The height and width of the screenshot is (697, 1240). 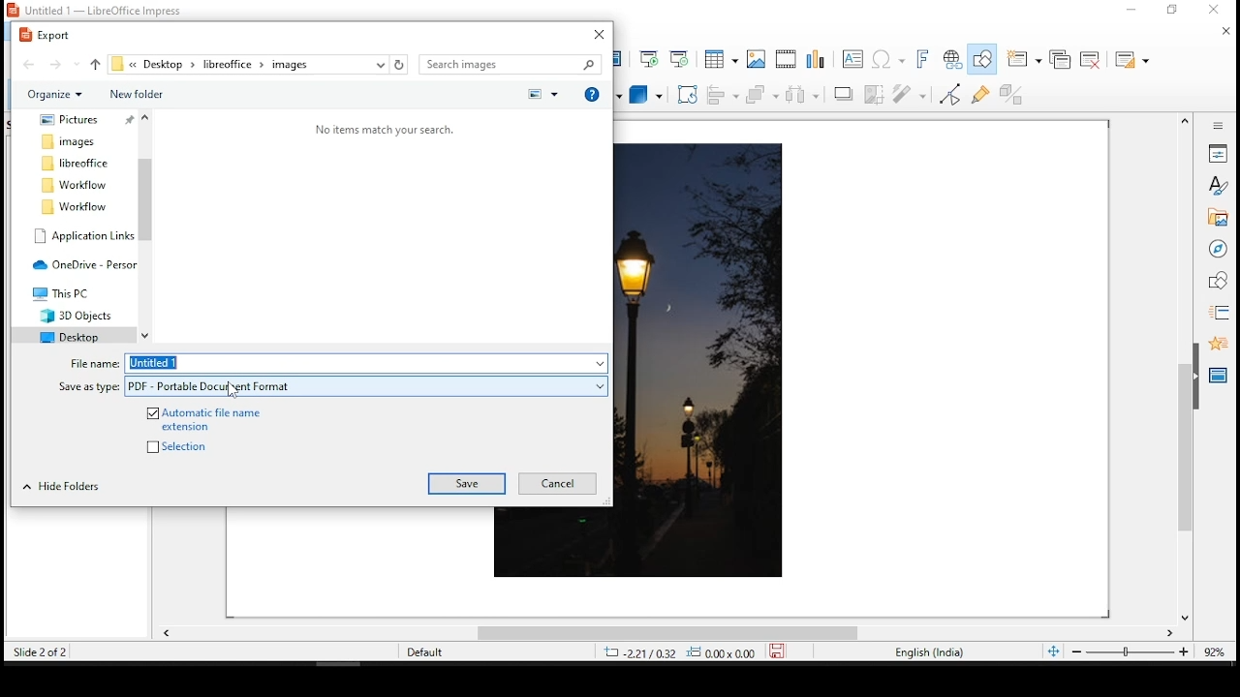 I want to click on shapes, so click(x=1220, y=284).